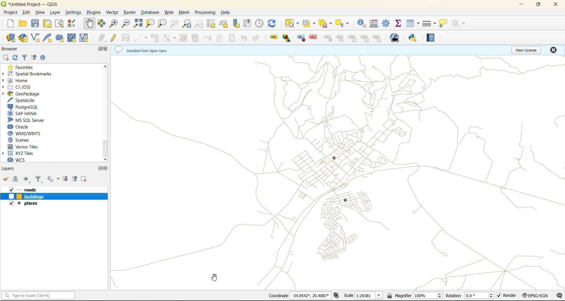 The height and width of the screenshot is (301, 565). I want to click on maximize, so click(99, 49).